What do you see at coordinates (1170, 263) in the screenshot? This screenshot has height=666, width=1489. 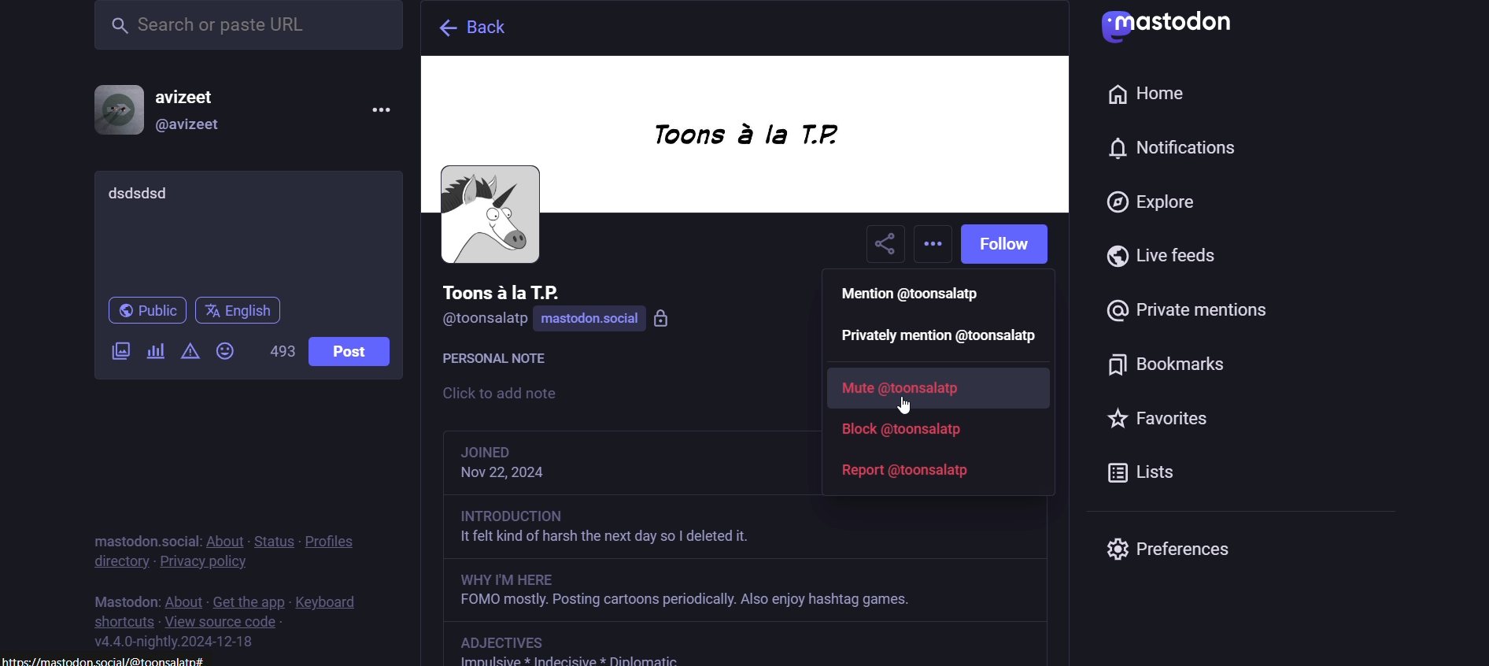 I see `live feeds` at bounding box center [1170, 263].